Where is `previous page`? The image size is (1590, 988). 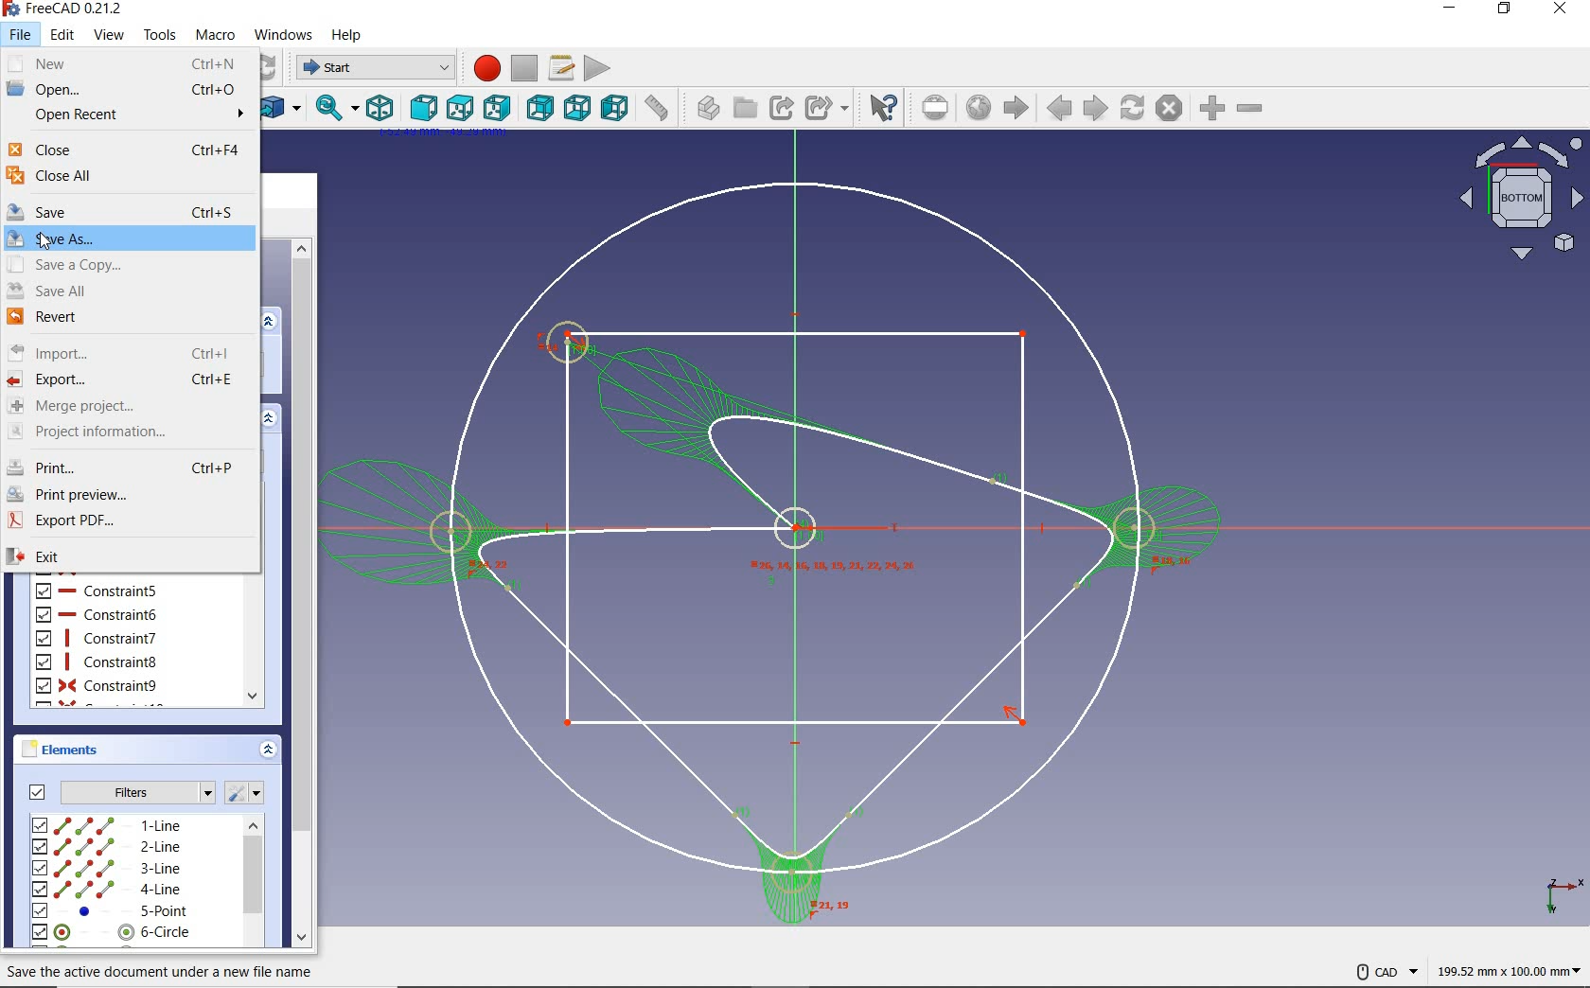
previous page is located at coordinates (1059, 111).